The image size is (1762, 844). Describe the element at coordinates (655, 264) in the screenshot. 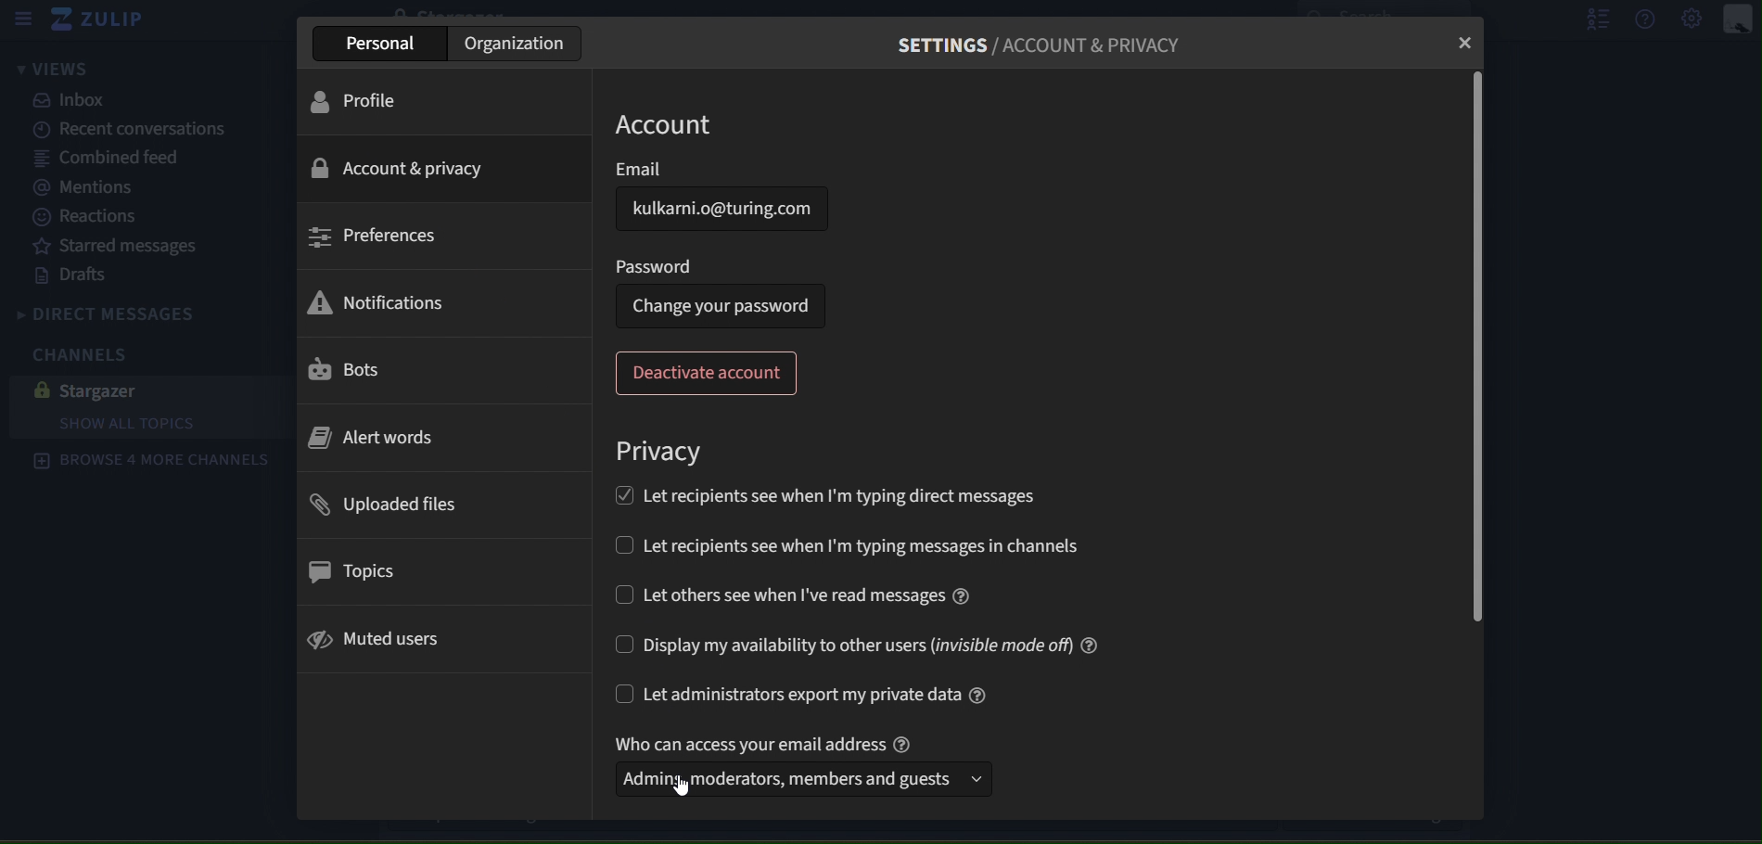

I see `password` at that location.